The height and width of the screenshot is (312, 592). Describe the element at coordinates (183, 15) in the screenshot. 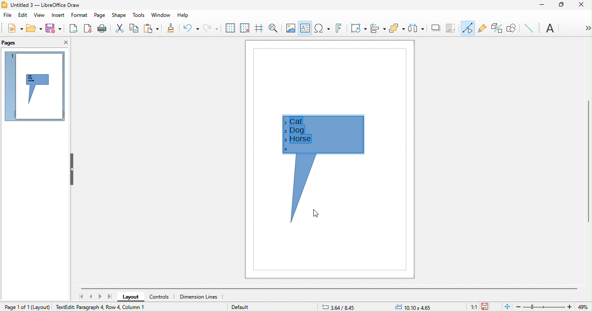

I see `help` at that location.